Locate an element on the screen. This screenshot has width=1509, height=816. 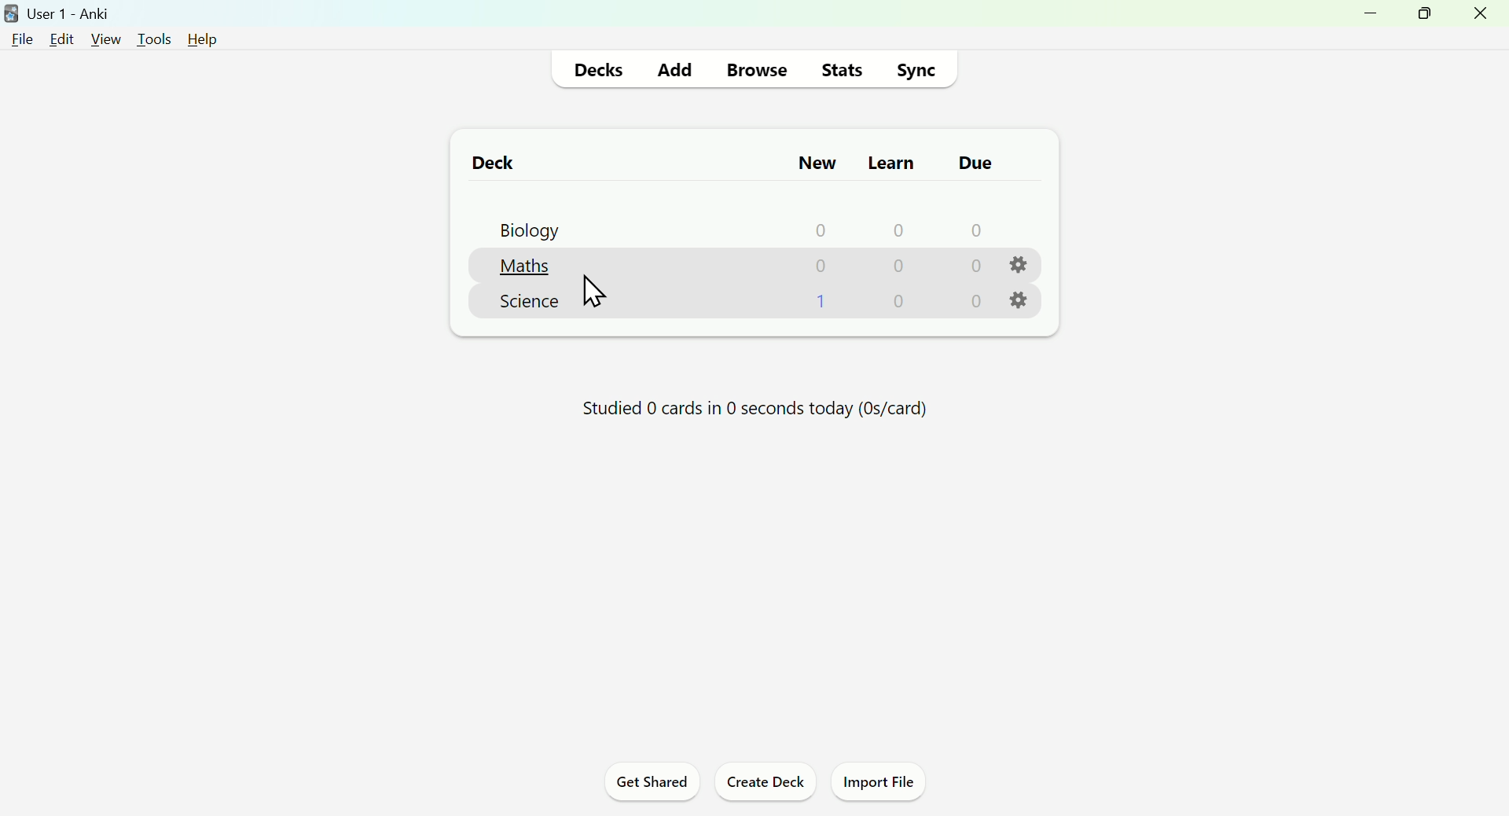
Science is located at coordinates (530, 301).